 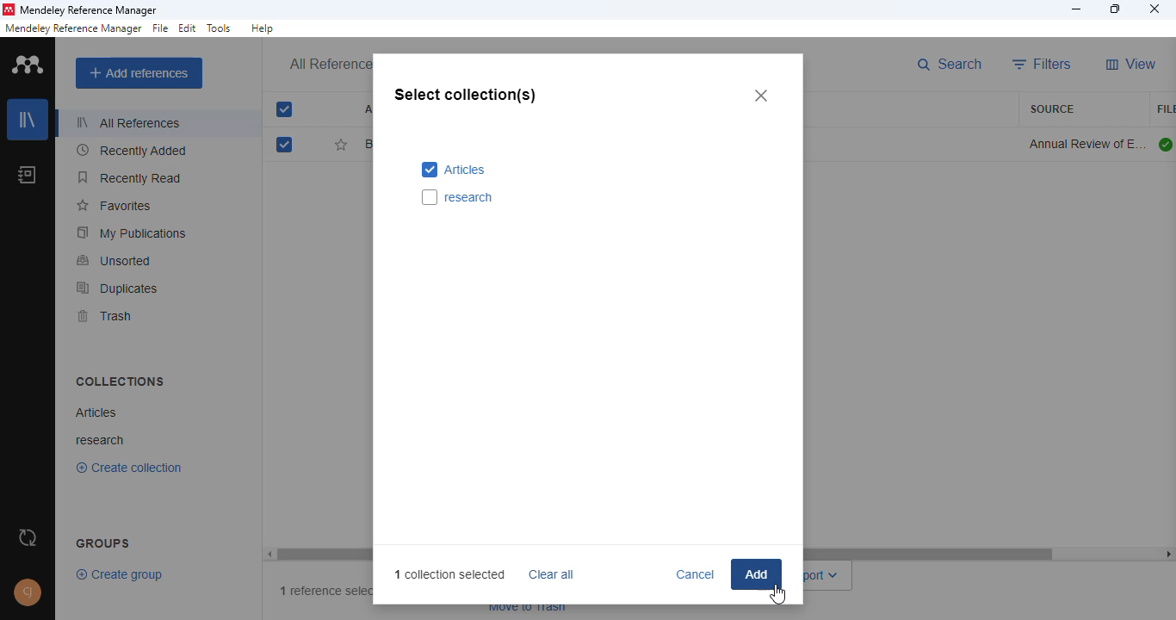 I want to click on research, so click(x=470, y=197).